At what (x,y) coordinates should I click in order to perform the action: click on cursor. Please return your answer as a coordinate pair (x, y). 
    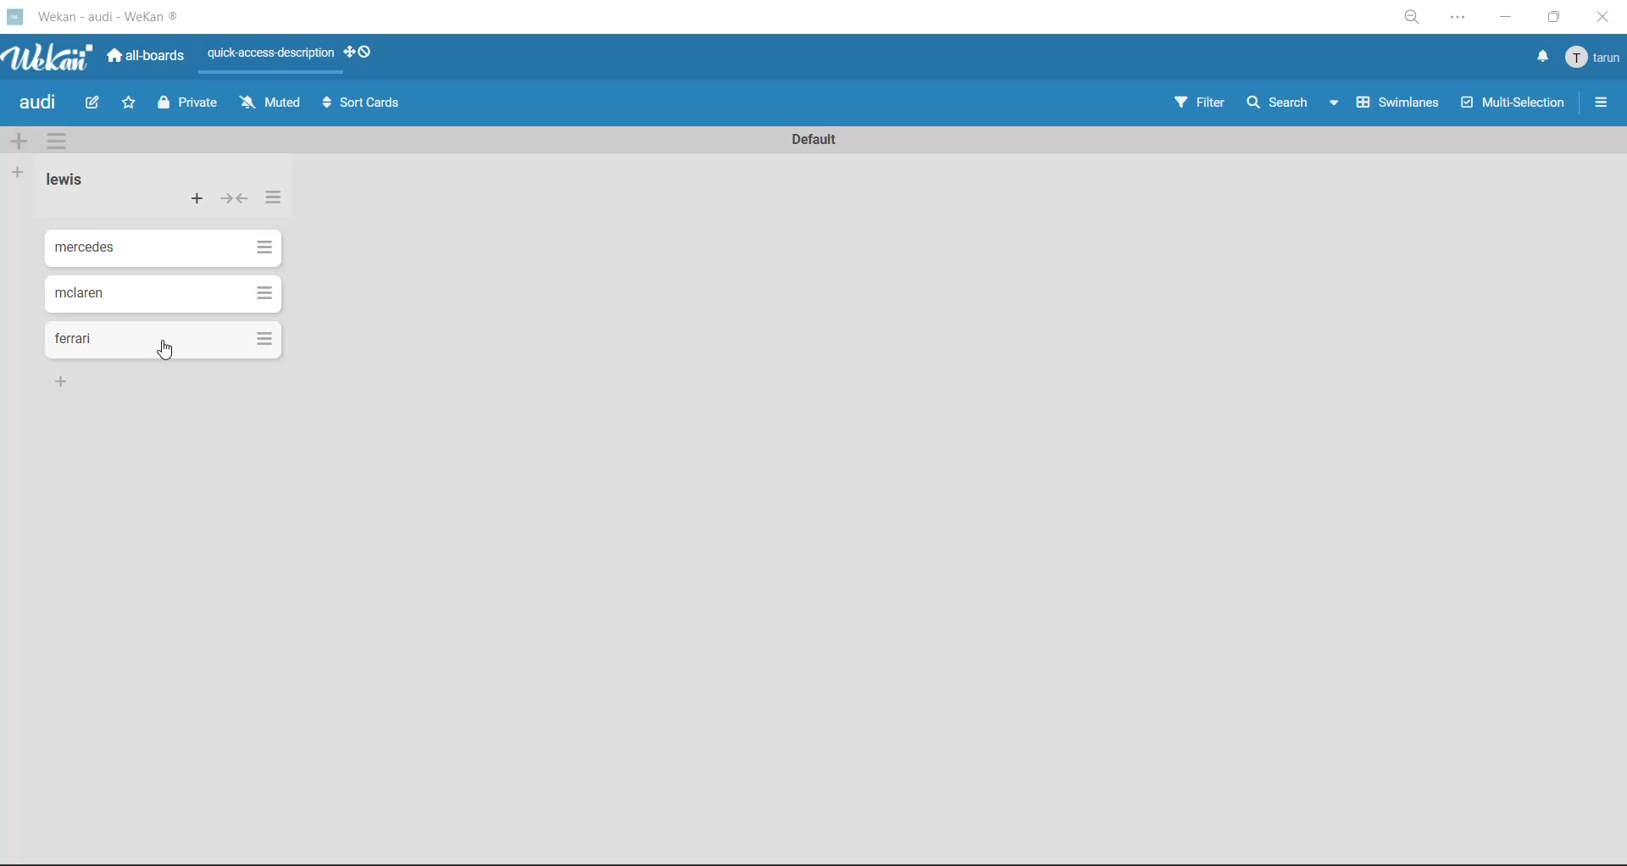
    Looking at the image, I should click on (169, 354).